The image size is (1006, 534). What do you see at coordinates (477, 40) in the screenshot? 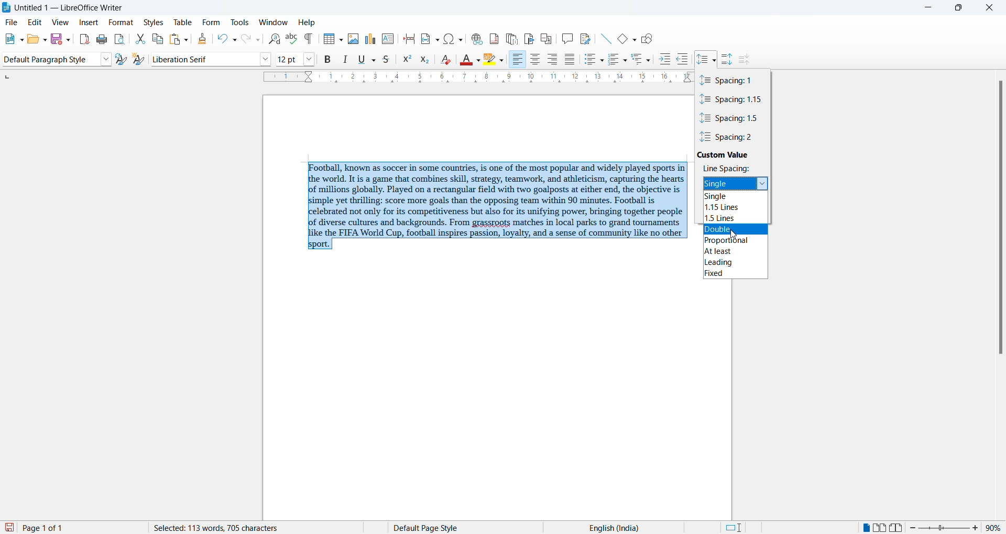
I see `insert hyperlink` at bounding box center [477, 40].